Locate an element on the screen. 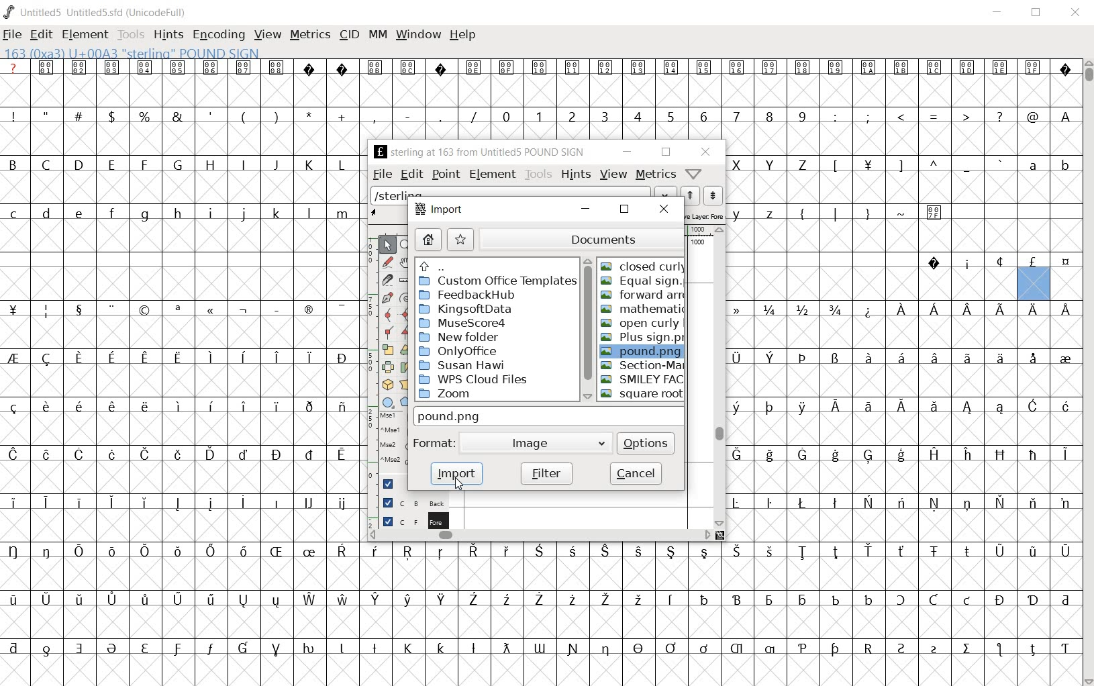  scrollbar is located at coordinates (541, 535).